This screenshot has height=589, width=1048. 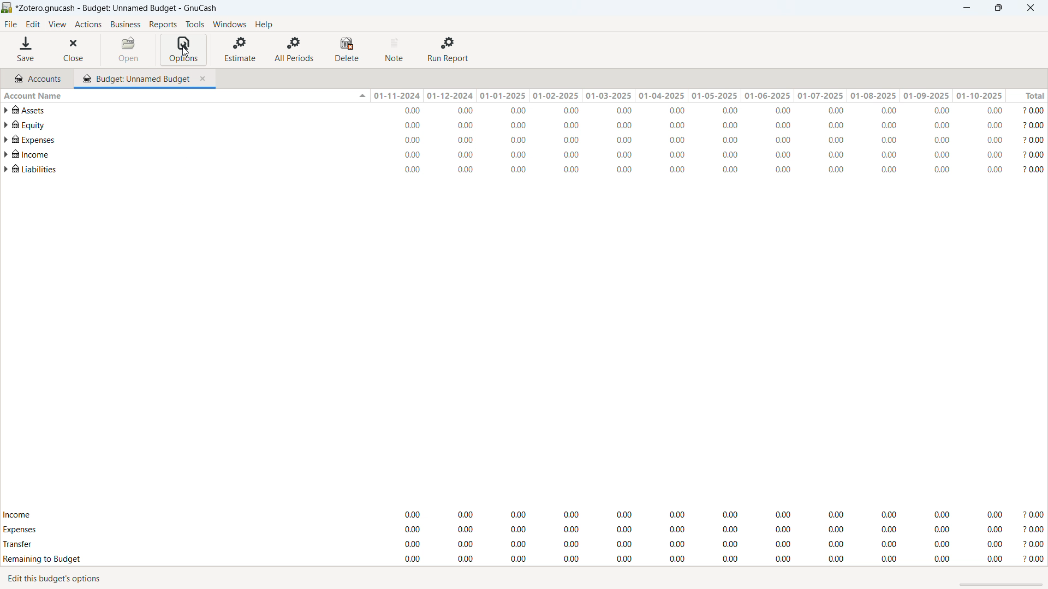 I want to click on 01-10-2025, so click(x=979, y=95).